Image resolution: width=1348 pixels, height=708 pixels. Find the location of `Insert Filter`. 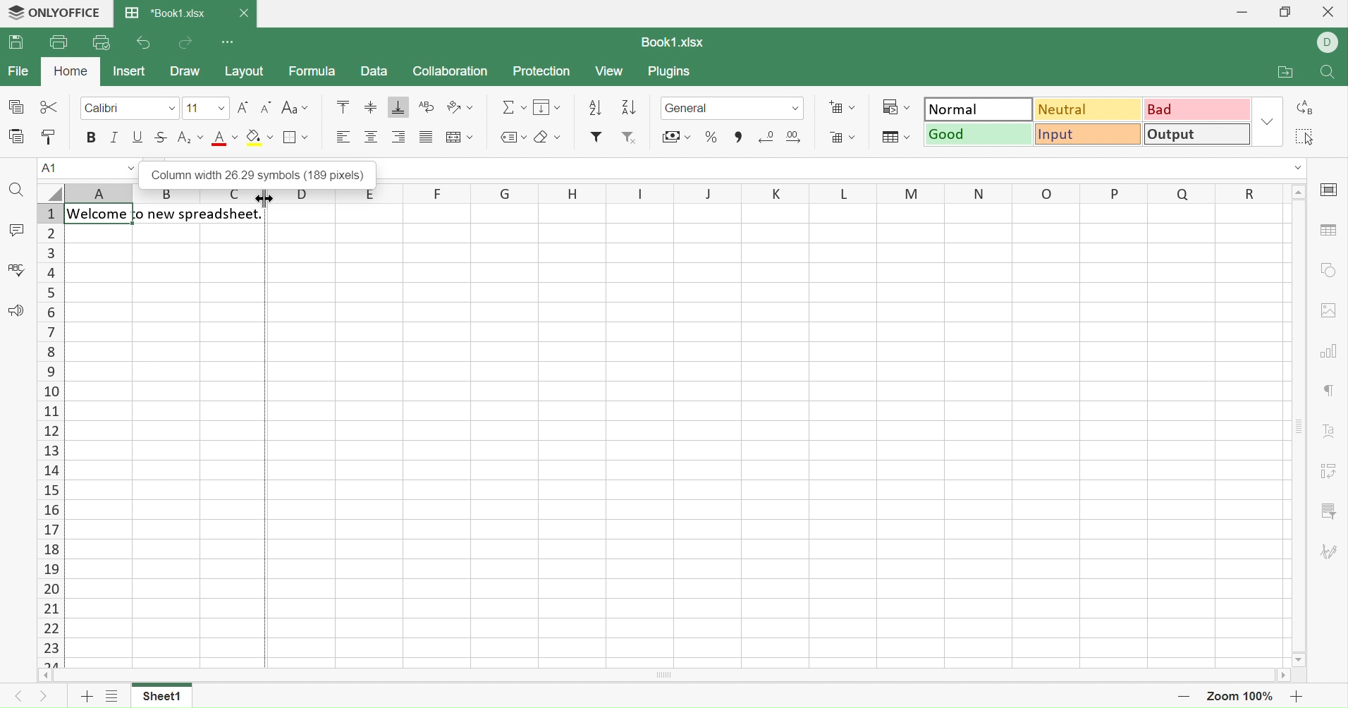

Insert Filter is located at coordinates (597, 137).